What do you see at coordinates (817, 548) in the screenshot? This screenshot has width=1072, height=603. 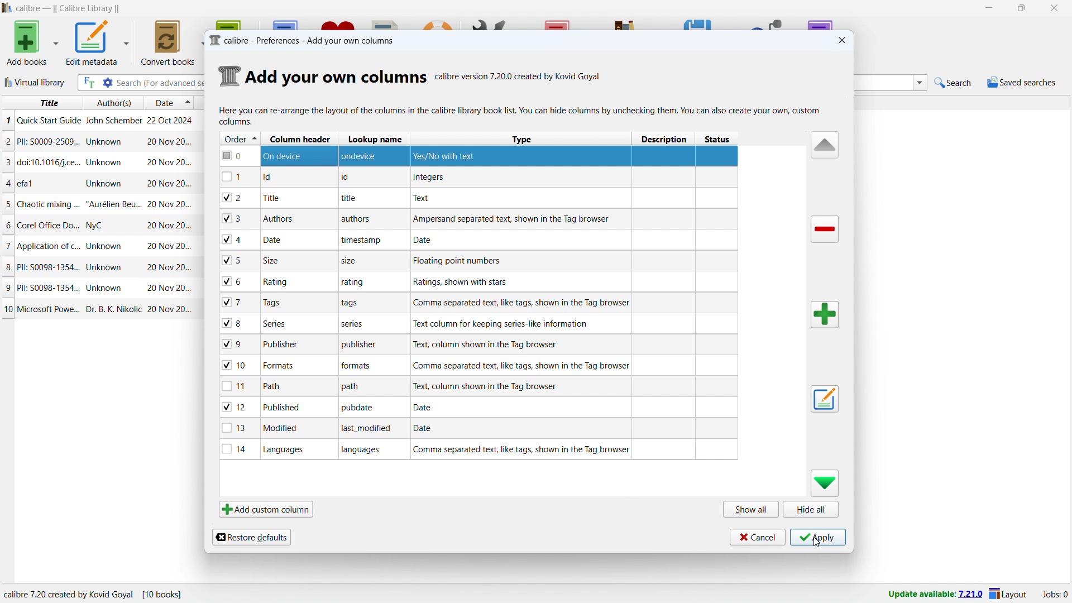 I see `cursor` at bounding box center [817, 548].